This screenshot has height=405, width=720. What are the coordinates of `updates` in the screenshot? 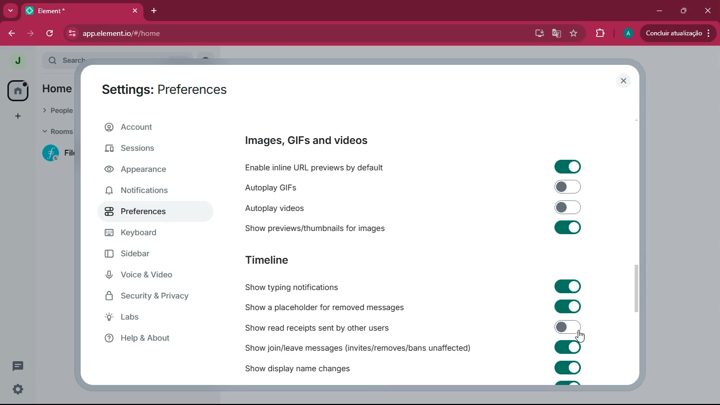 It's located at (677, 34).